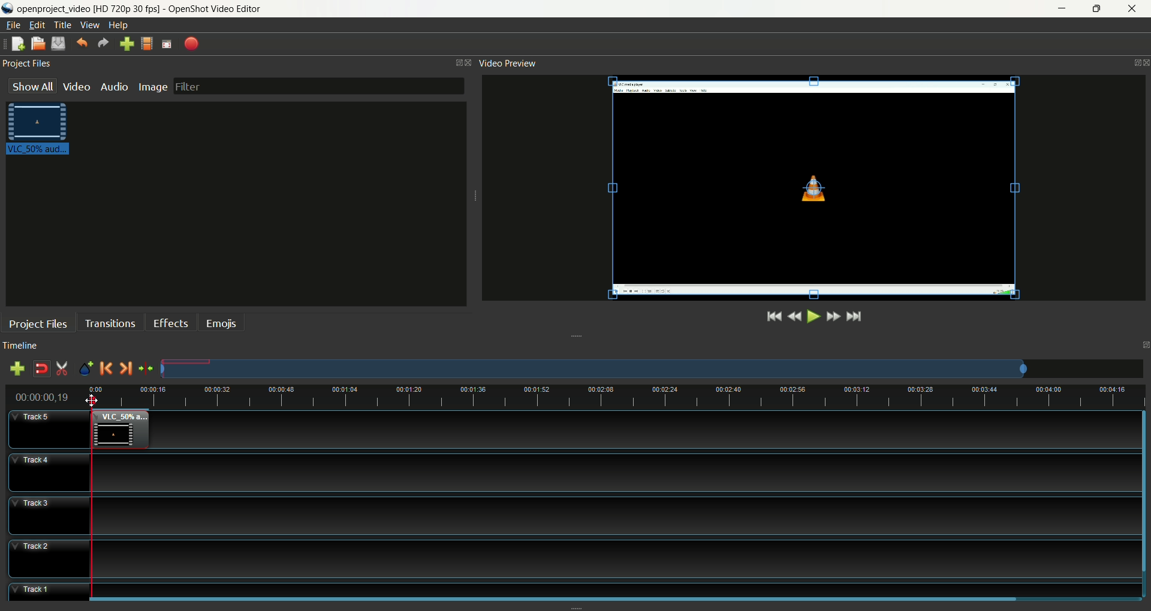  I want to click on openproject video [HD 720p 30 fps] - OpenShot Video Editor, so click(147, 7).